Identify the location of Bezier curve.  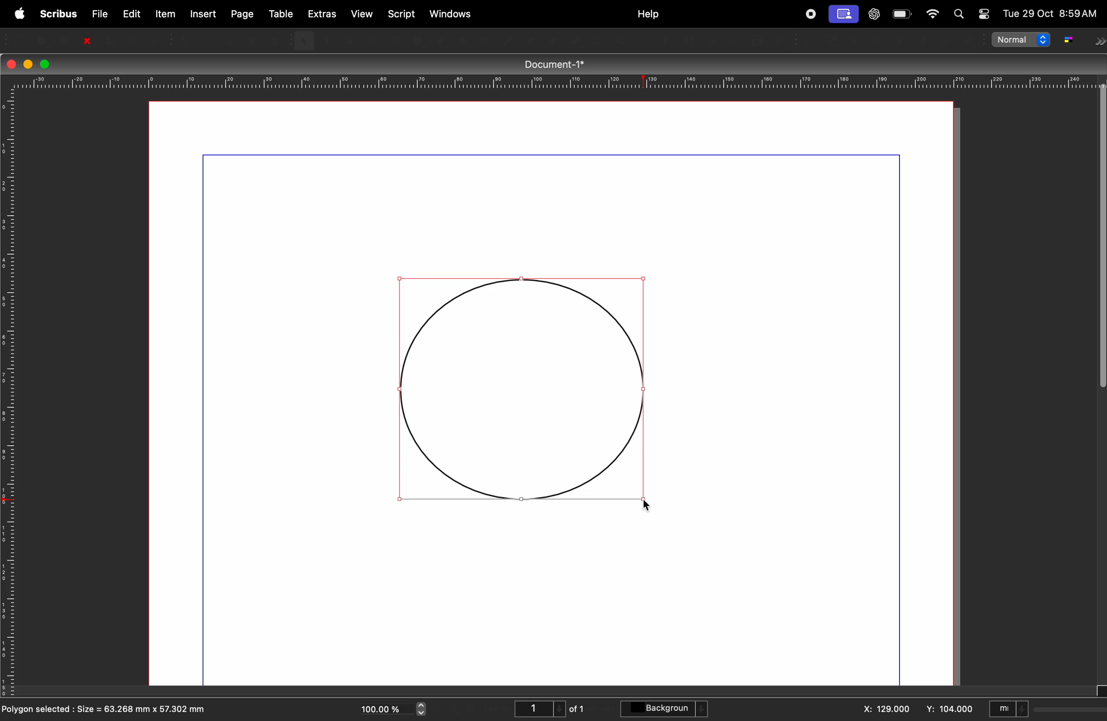
(554, 40).